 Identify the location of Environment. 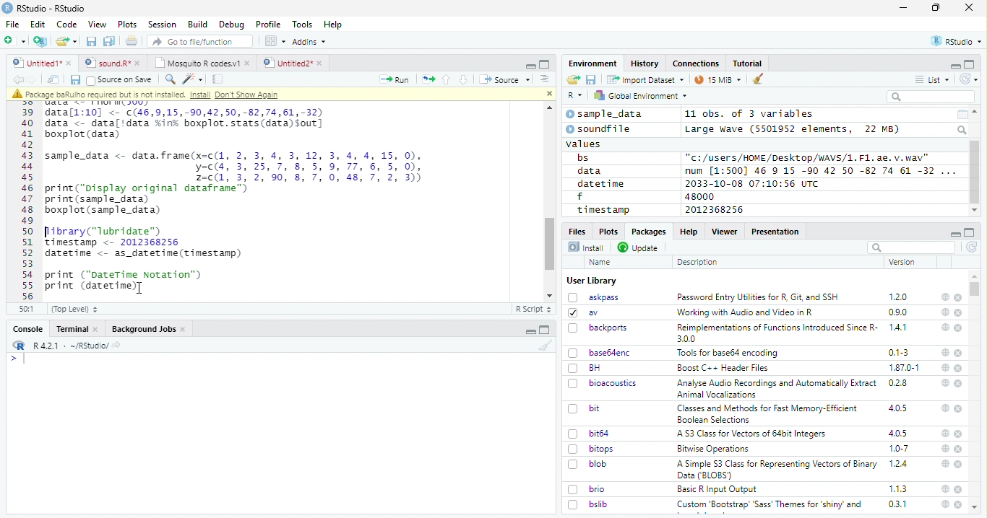
(593, 63).